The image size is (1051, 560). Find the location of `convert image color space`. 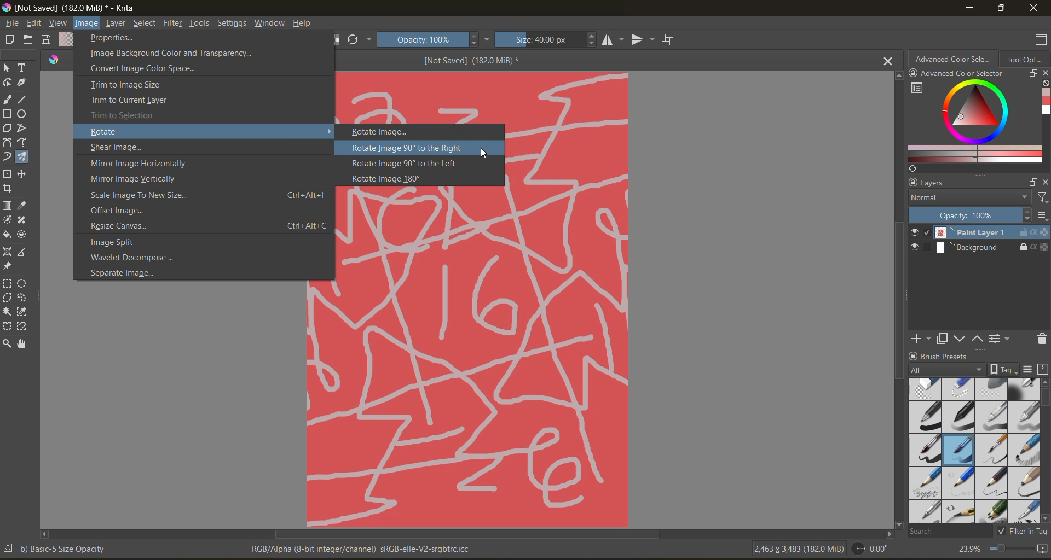

convert image color space is located at coordinates (147, 70).